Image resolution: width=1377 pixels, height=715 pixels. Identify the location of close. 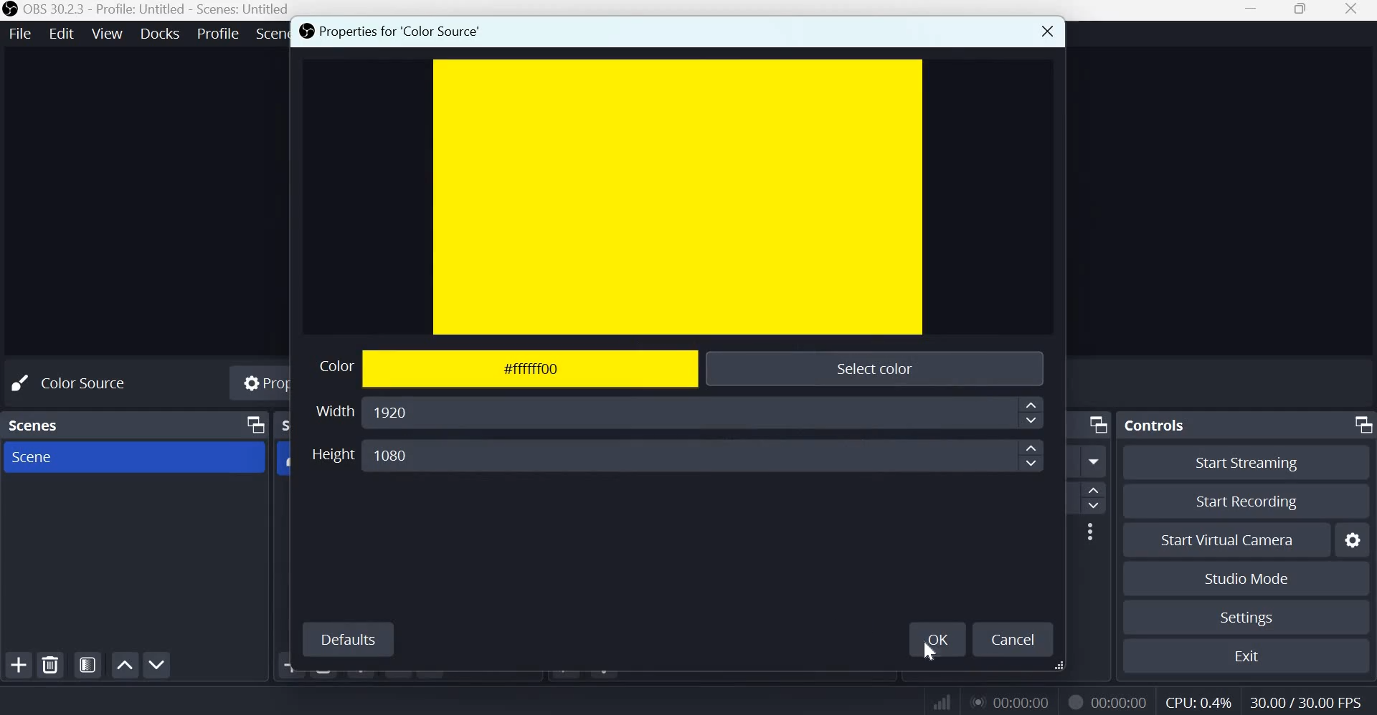
(1044, 30).